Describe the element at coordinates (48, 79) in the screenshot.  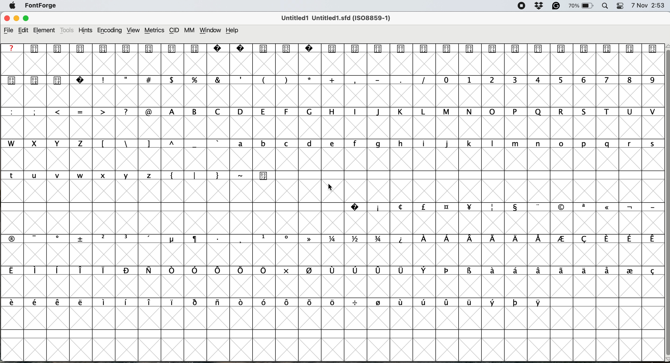
I see `special icons` at that location.